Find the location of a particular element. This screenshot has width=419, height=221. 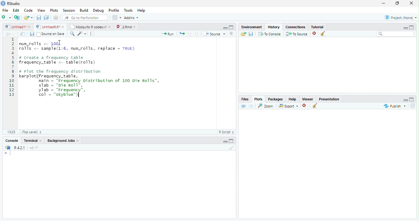

Maximize is located at coordinates (398, 3).